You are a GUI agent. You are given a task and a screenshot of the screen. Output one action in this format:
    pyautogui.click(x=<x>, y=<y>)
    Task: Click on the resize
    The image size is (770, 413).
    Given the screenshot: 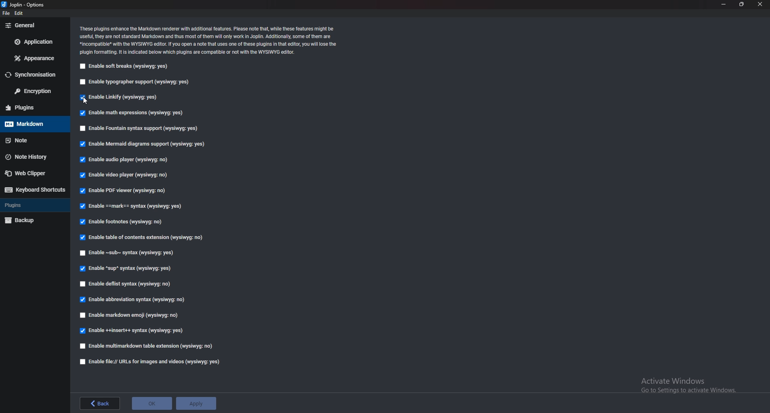 What is the action you would take?
    pyautogui.click(x=742, y=4)
    